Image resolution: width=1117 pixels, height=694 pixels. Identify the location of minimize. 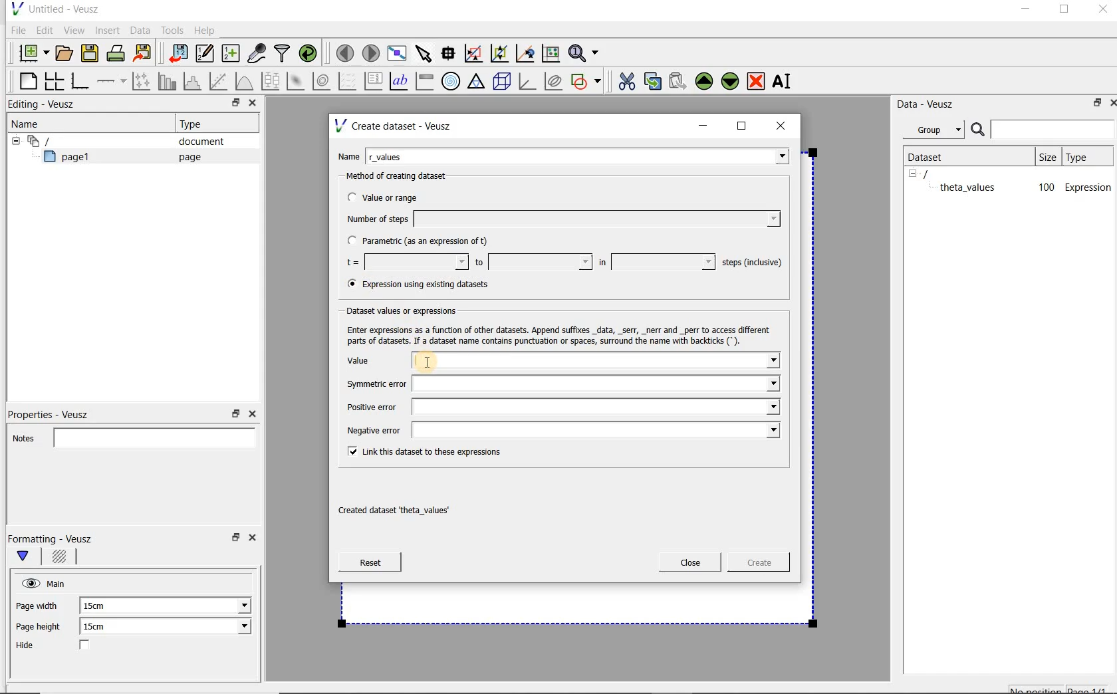
(703, 126).